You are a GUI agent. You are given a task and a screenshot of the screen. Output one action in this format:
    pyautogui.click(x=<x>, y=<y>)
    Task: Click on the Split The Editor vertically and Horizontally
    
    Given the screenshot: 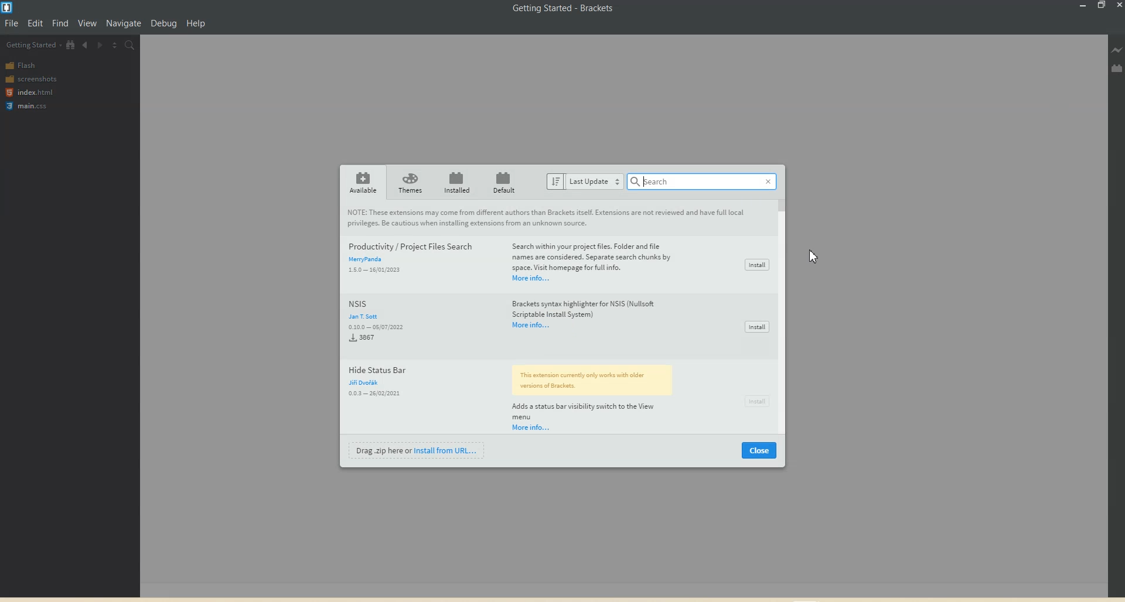 What is the action you would take?
    pyautogui.click(x=114, y=45)
    